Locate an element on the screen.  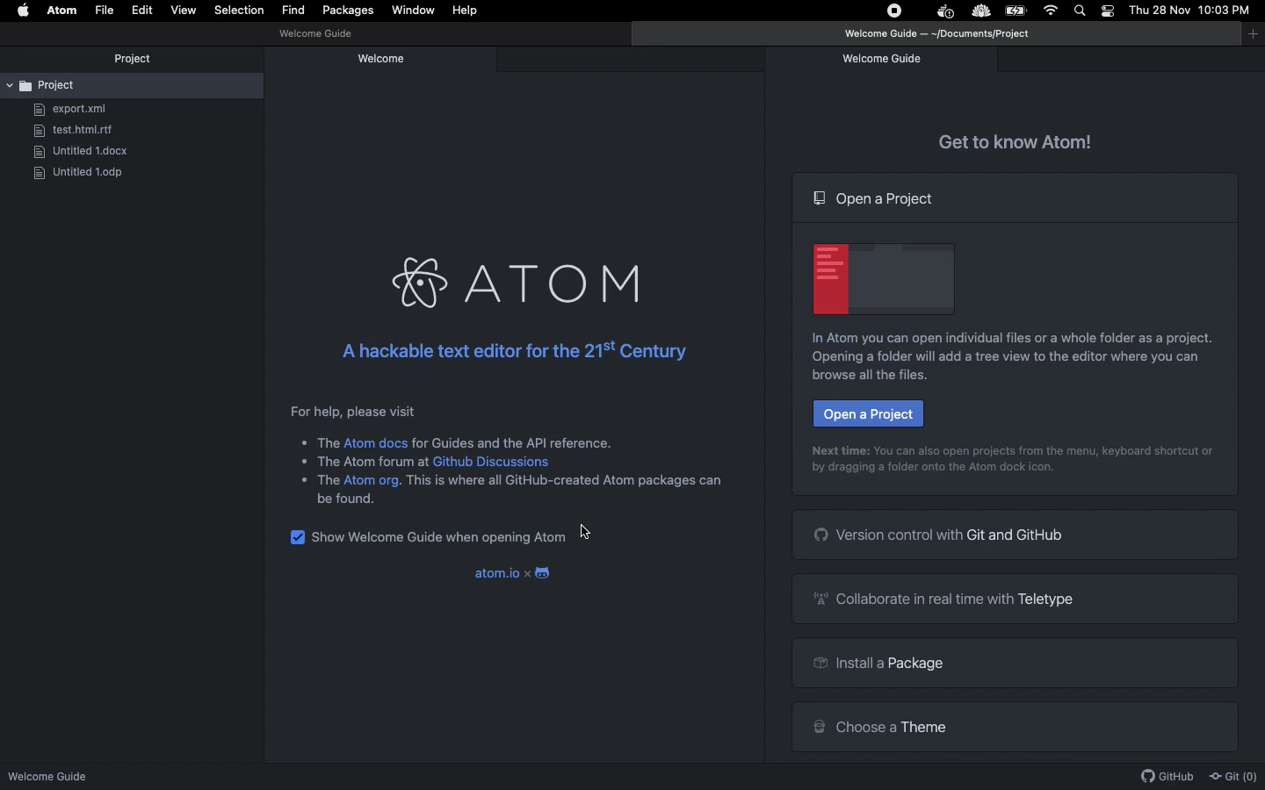
Get to know Atom is located at coordinates (1011, 139).